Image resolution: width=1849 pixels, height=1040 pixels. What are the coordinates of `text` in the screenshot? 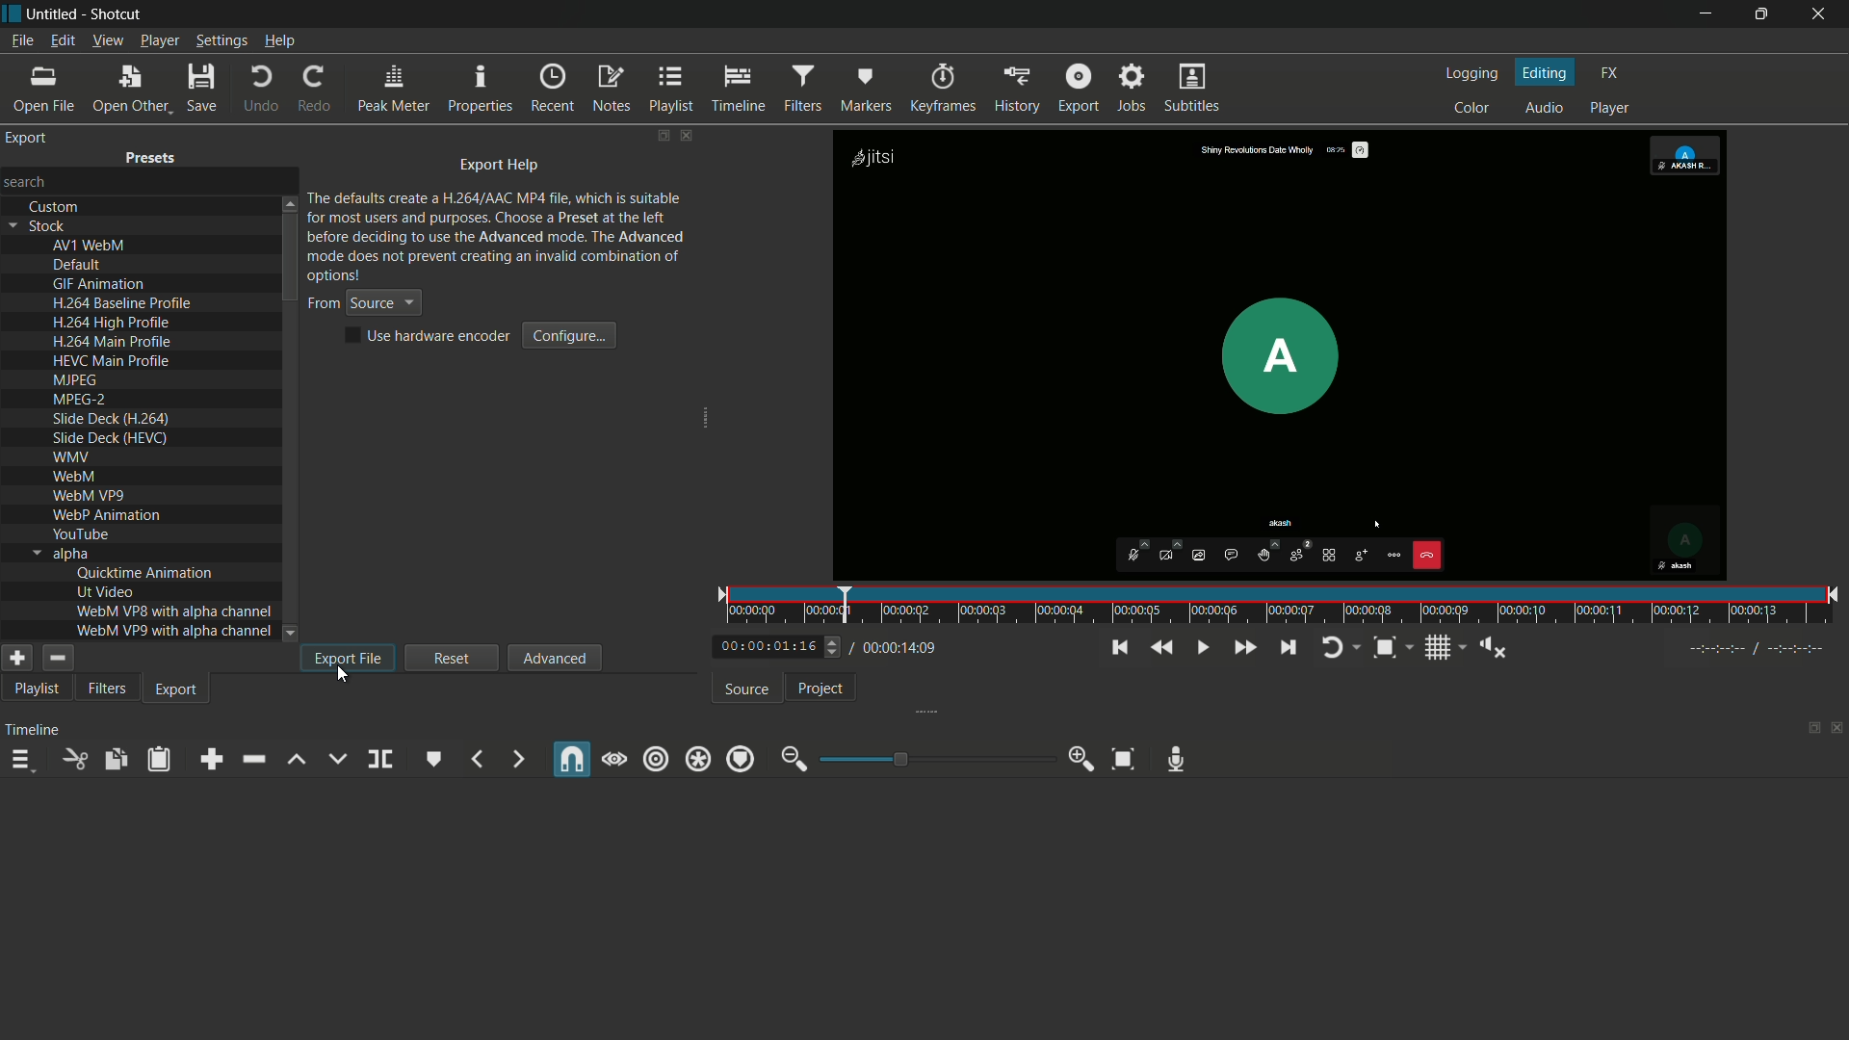 It's located at (175, 630).